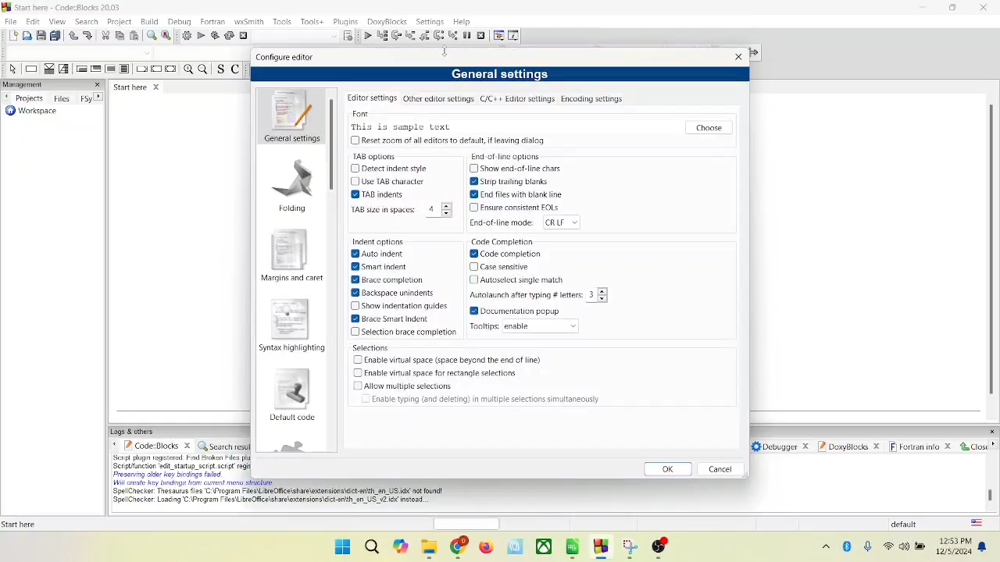  I want to click on close, so click(987, 7).